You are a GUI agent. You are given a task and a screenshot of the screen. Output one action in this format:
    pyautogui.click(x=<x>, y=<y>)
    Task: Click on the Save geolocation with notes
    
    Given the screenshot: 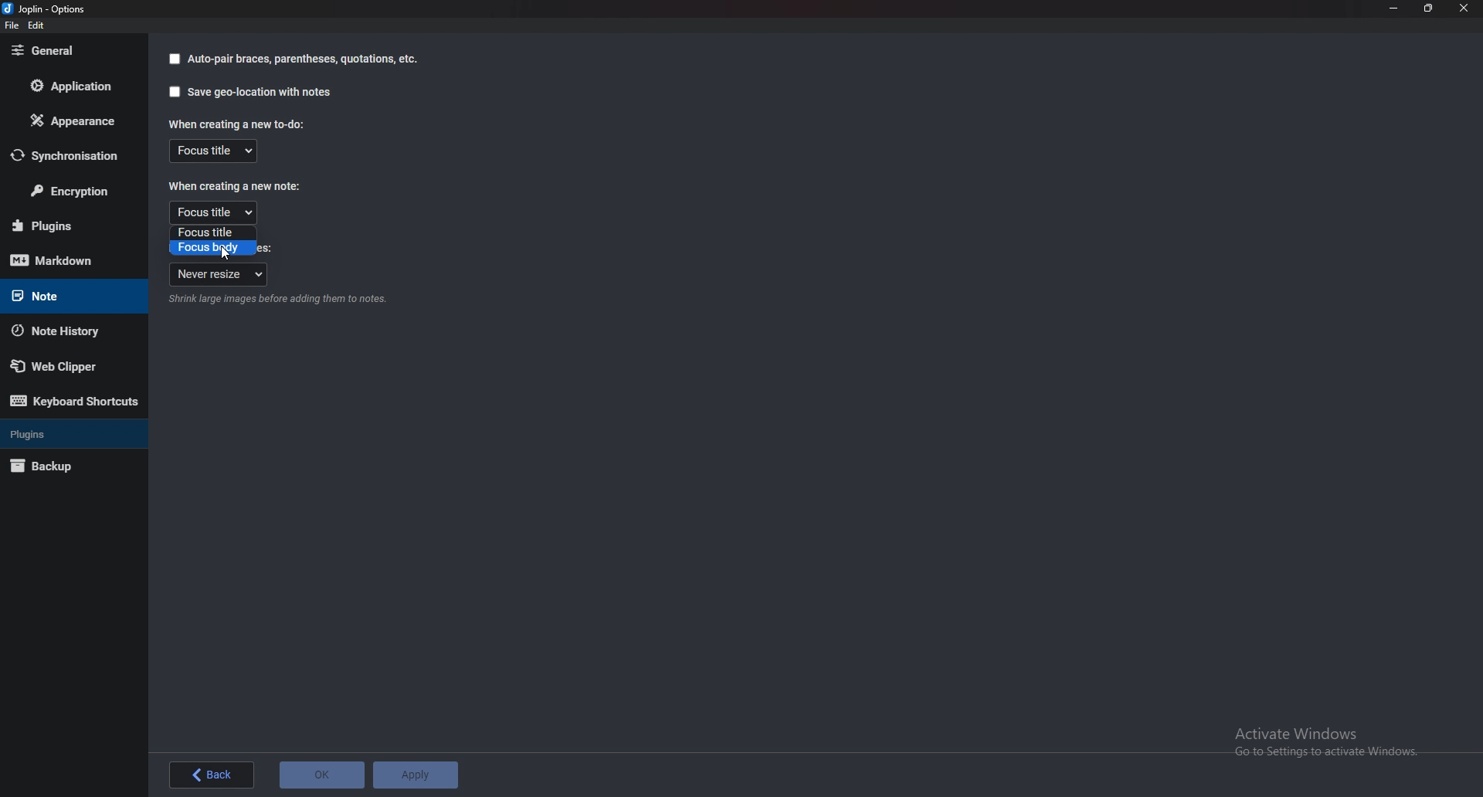 What is the action you would take?
    pyautogui.click(x=261, y=93)
    